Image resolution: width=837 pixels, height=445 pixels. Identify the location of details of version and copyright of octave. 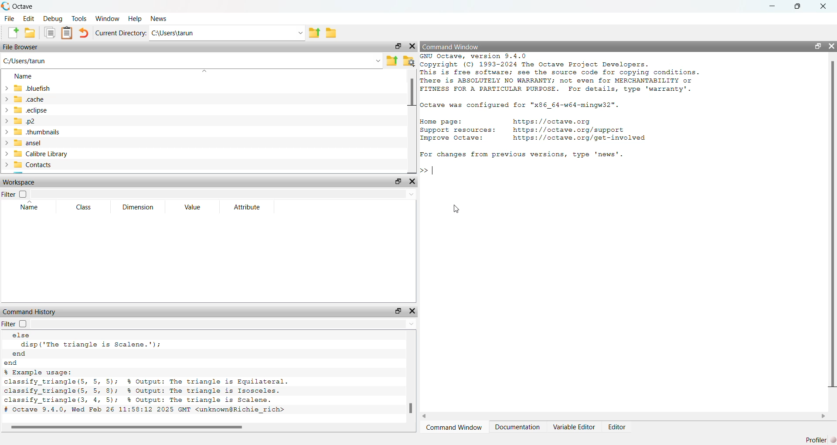
(585, 74).